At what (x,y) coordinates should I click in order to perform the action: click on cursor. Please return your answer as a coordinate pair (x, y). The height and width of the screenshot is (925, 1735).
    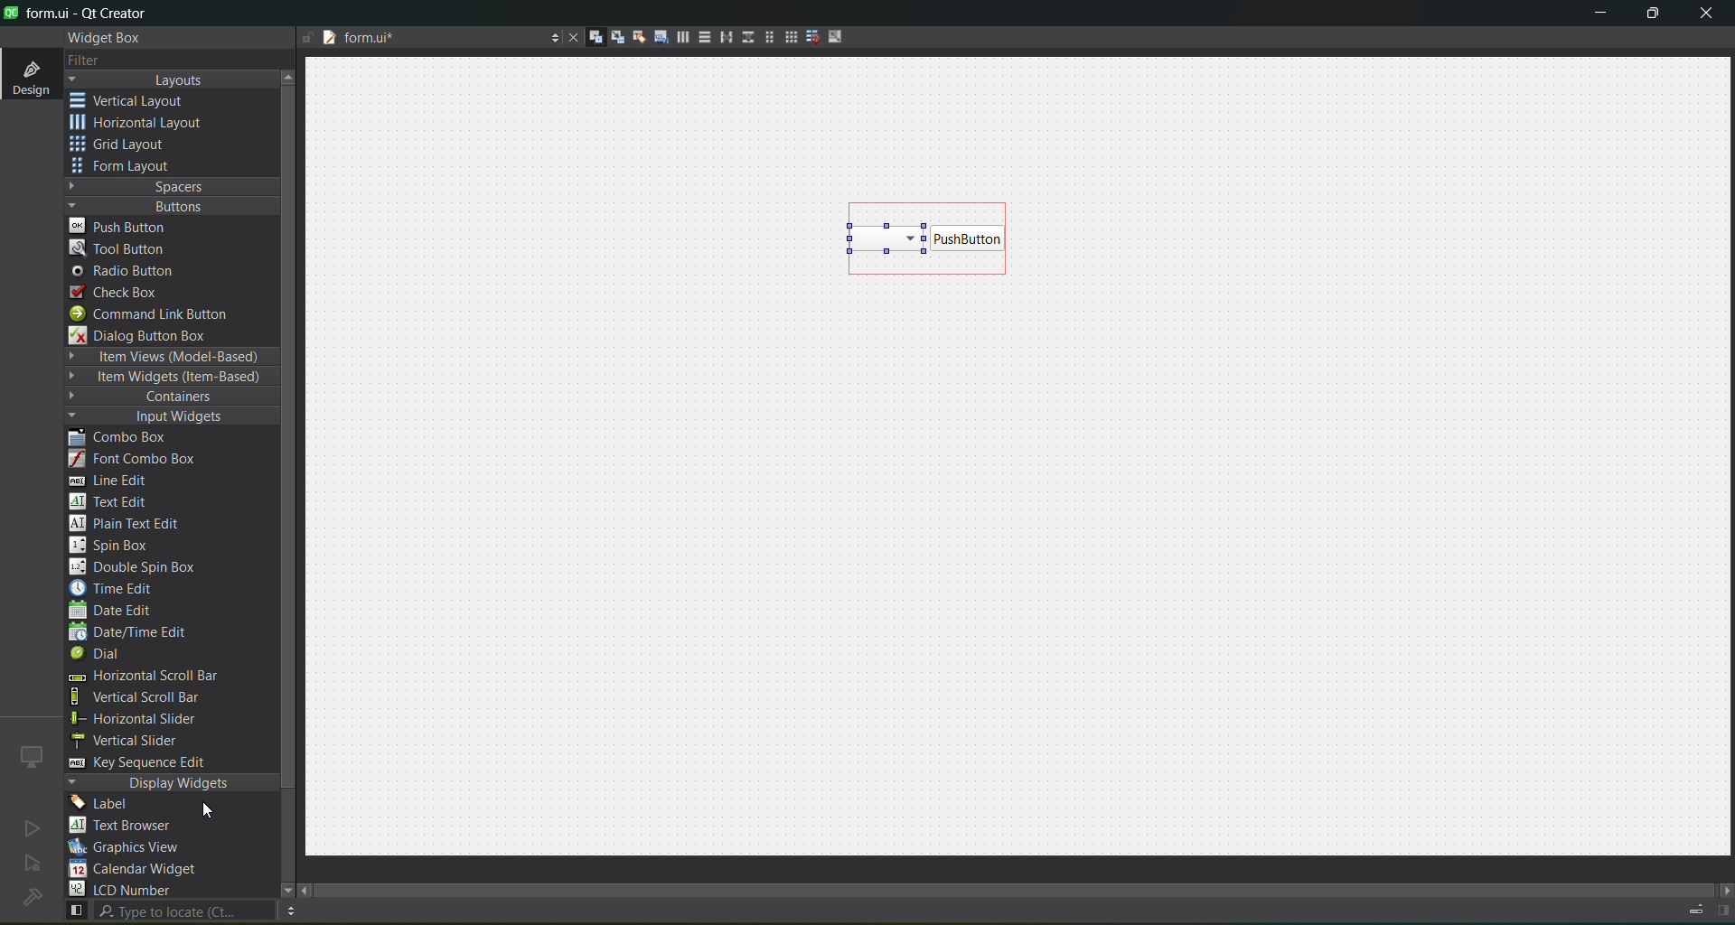
    Looking at the image, I should click on (211, 809).